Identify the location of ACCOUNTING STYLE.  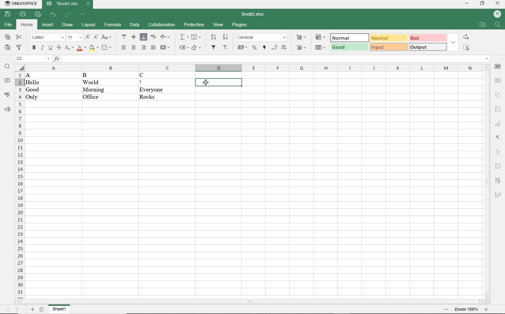
(242, 48).